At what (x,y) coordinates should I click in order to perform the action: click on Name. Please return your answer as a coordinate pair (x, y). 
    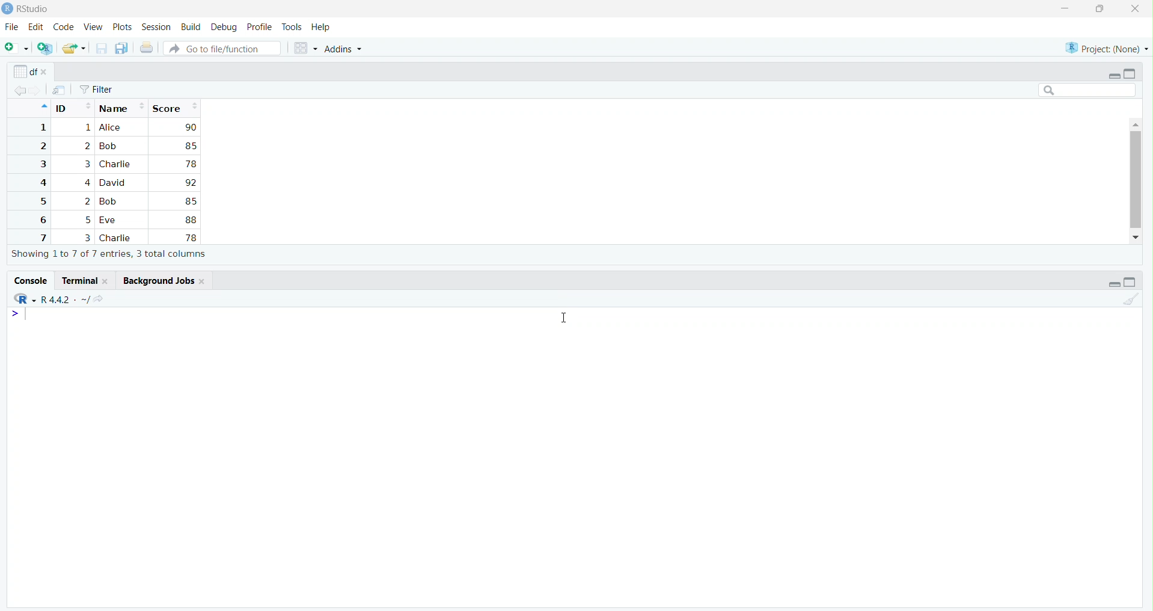
    Looking at the image, I should click on (122, 107).